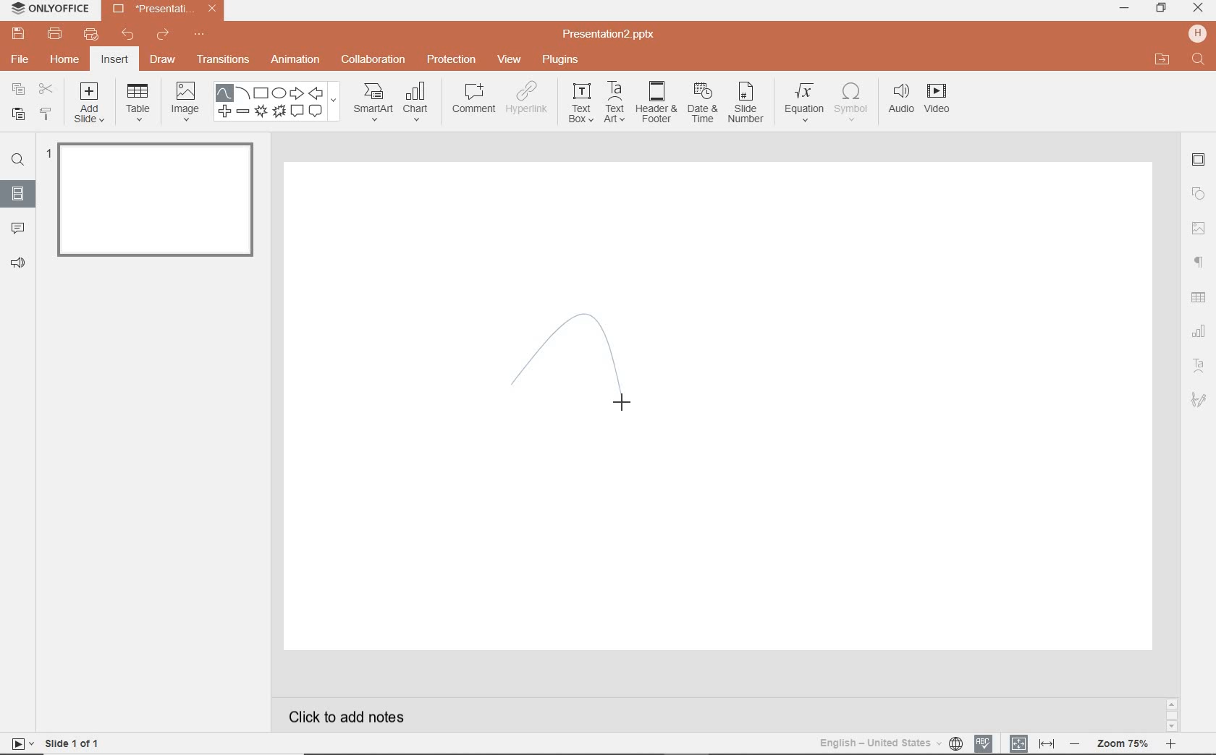  Describe the element at coordinates (1162, 60) in the screenshot. I see `OPEN FILE LOCATION` at that location.